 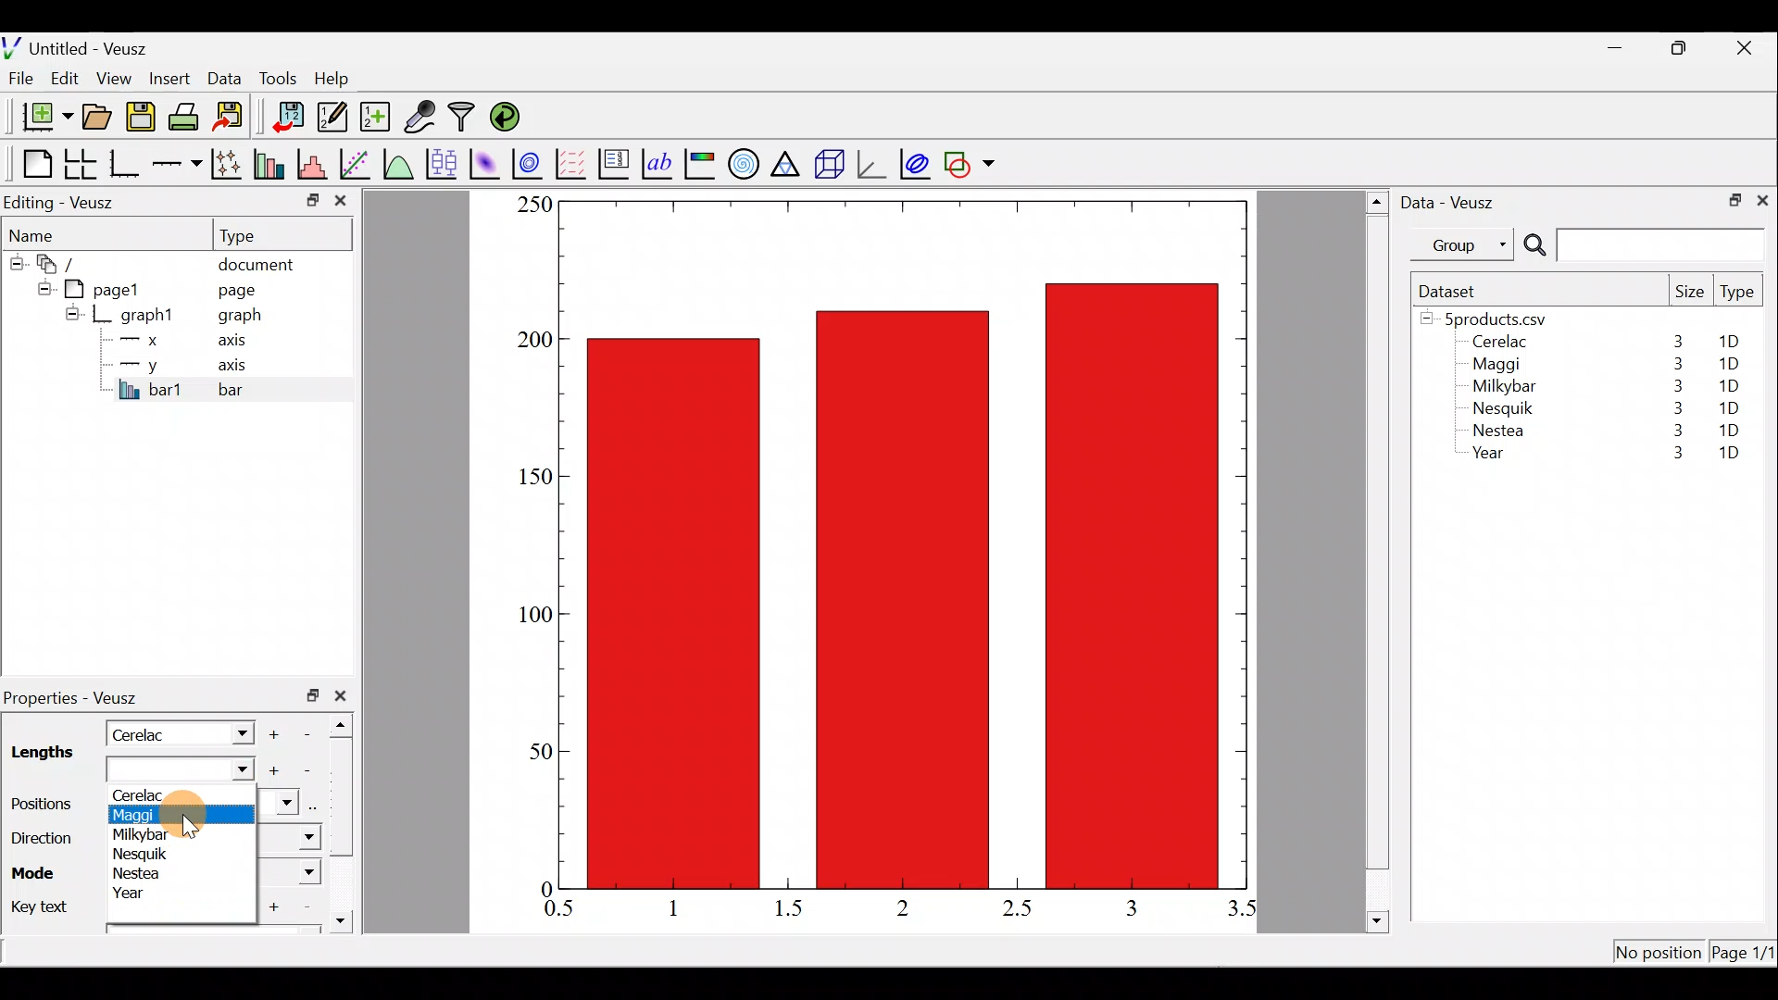 I want to click on axis, so click(x=241, y=367).